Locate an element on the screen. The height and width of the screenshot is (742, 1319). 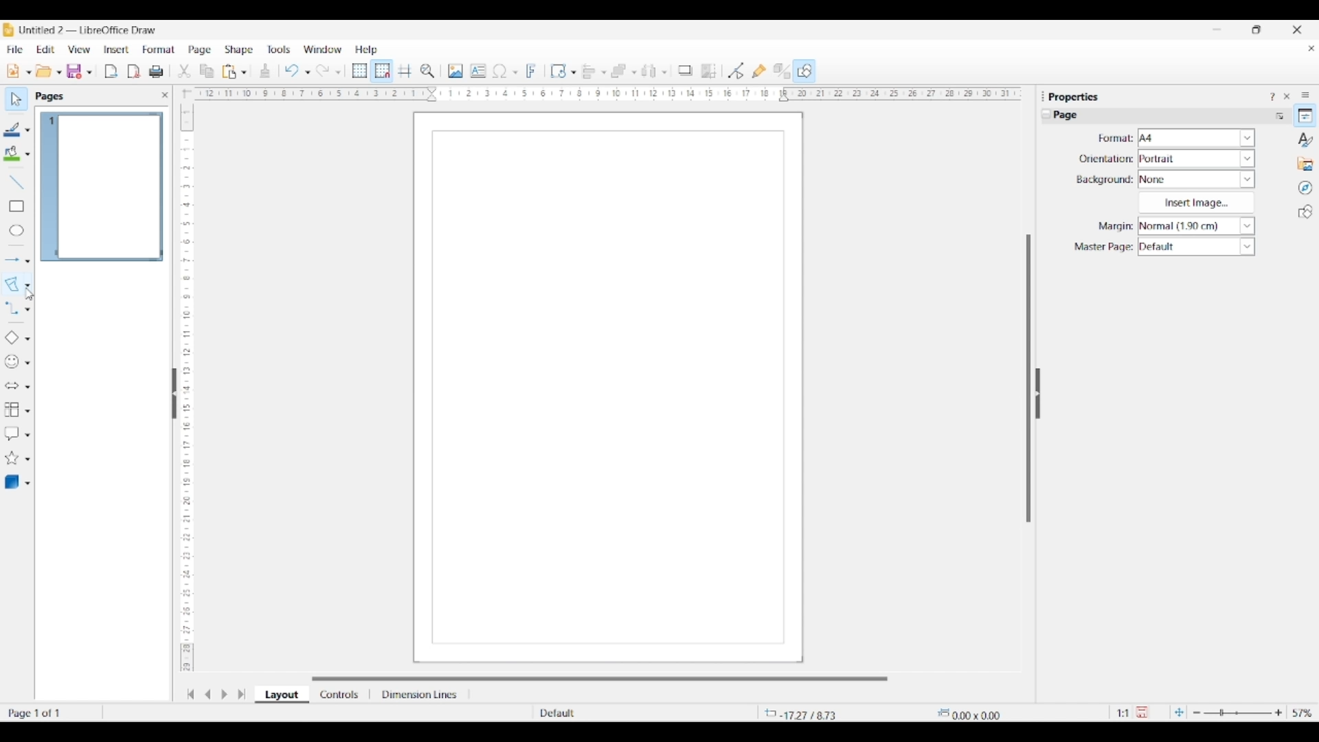
Horizontal slide bar is located at coordinates (600, 679).